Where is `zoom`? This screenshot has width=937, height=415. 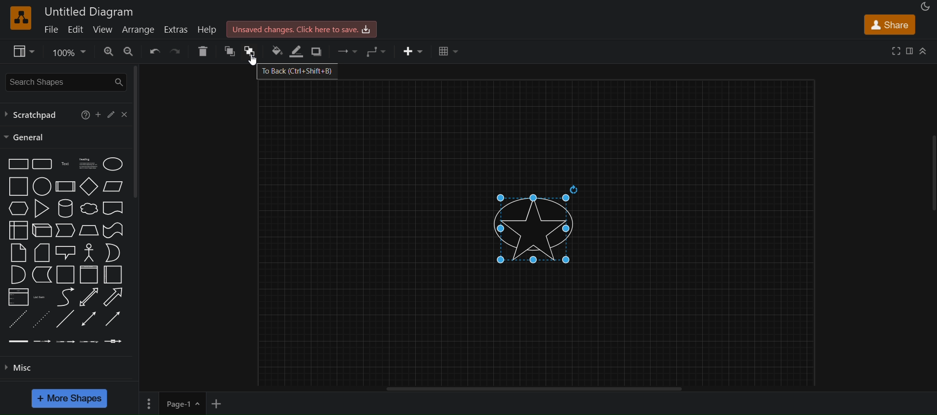
zoom is located at coordinates (69, 52).